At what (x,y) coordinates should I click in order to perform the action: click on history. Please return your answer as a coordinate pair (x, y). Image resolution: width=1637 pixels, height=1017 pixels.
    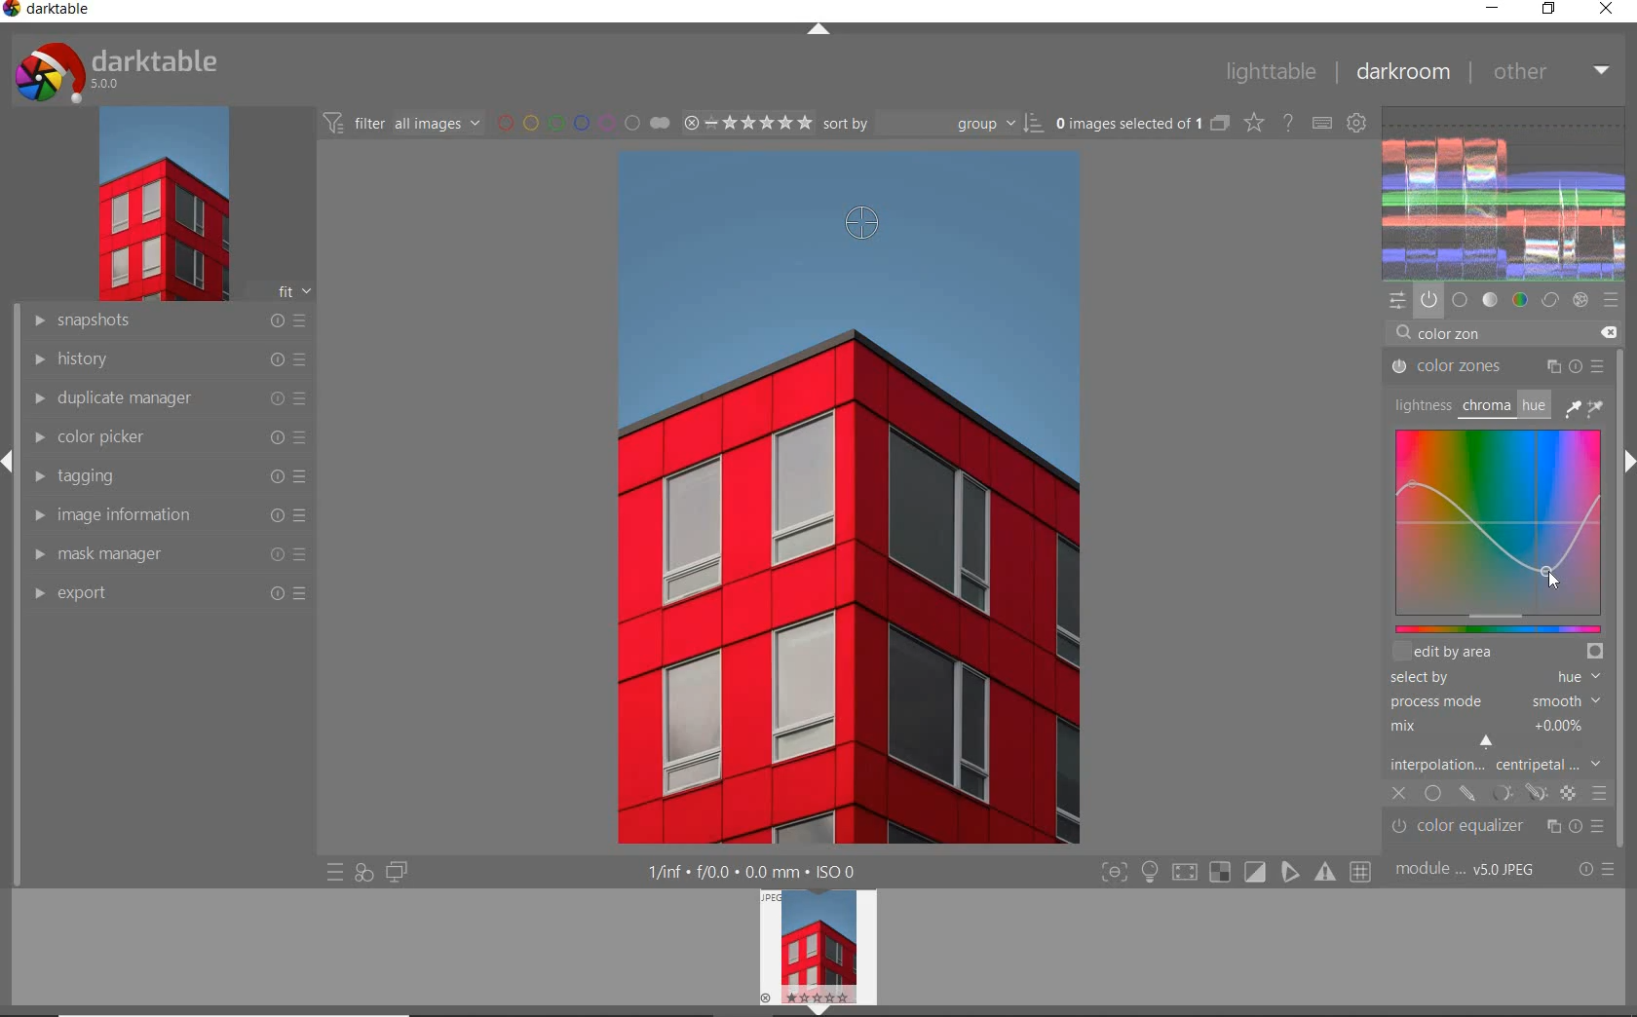
    Looking at the image, I should click on (165, 360).